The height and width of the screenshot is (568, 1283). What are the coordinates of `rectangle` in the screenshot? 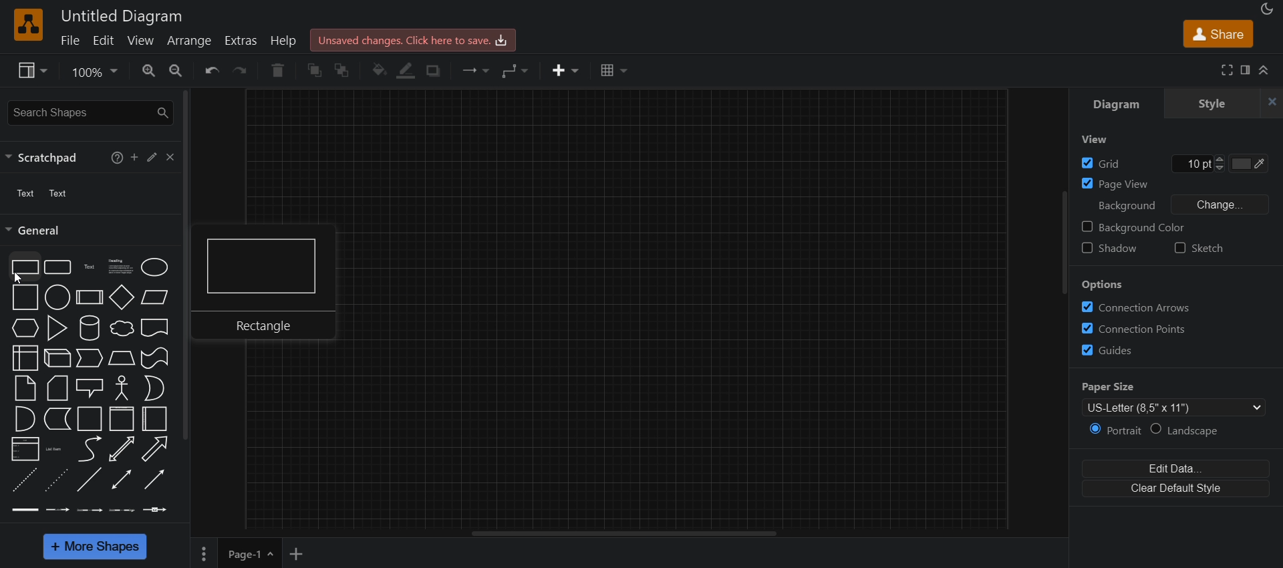 It's located at (24, 267).